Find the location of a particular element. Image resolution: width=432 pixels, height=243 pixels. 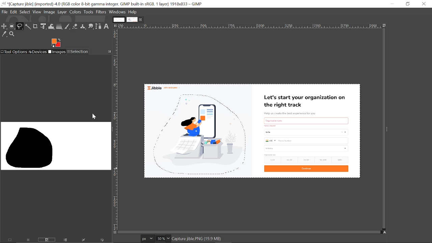

click-drag adds a free segment. click adds a plygonal segments is located at coordinates (234, 238).